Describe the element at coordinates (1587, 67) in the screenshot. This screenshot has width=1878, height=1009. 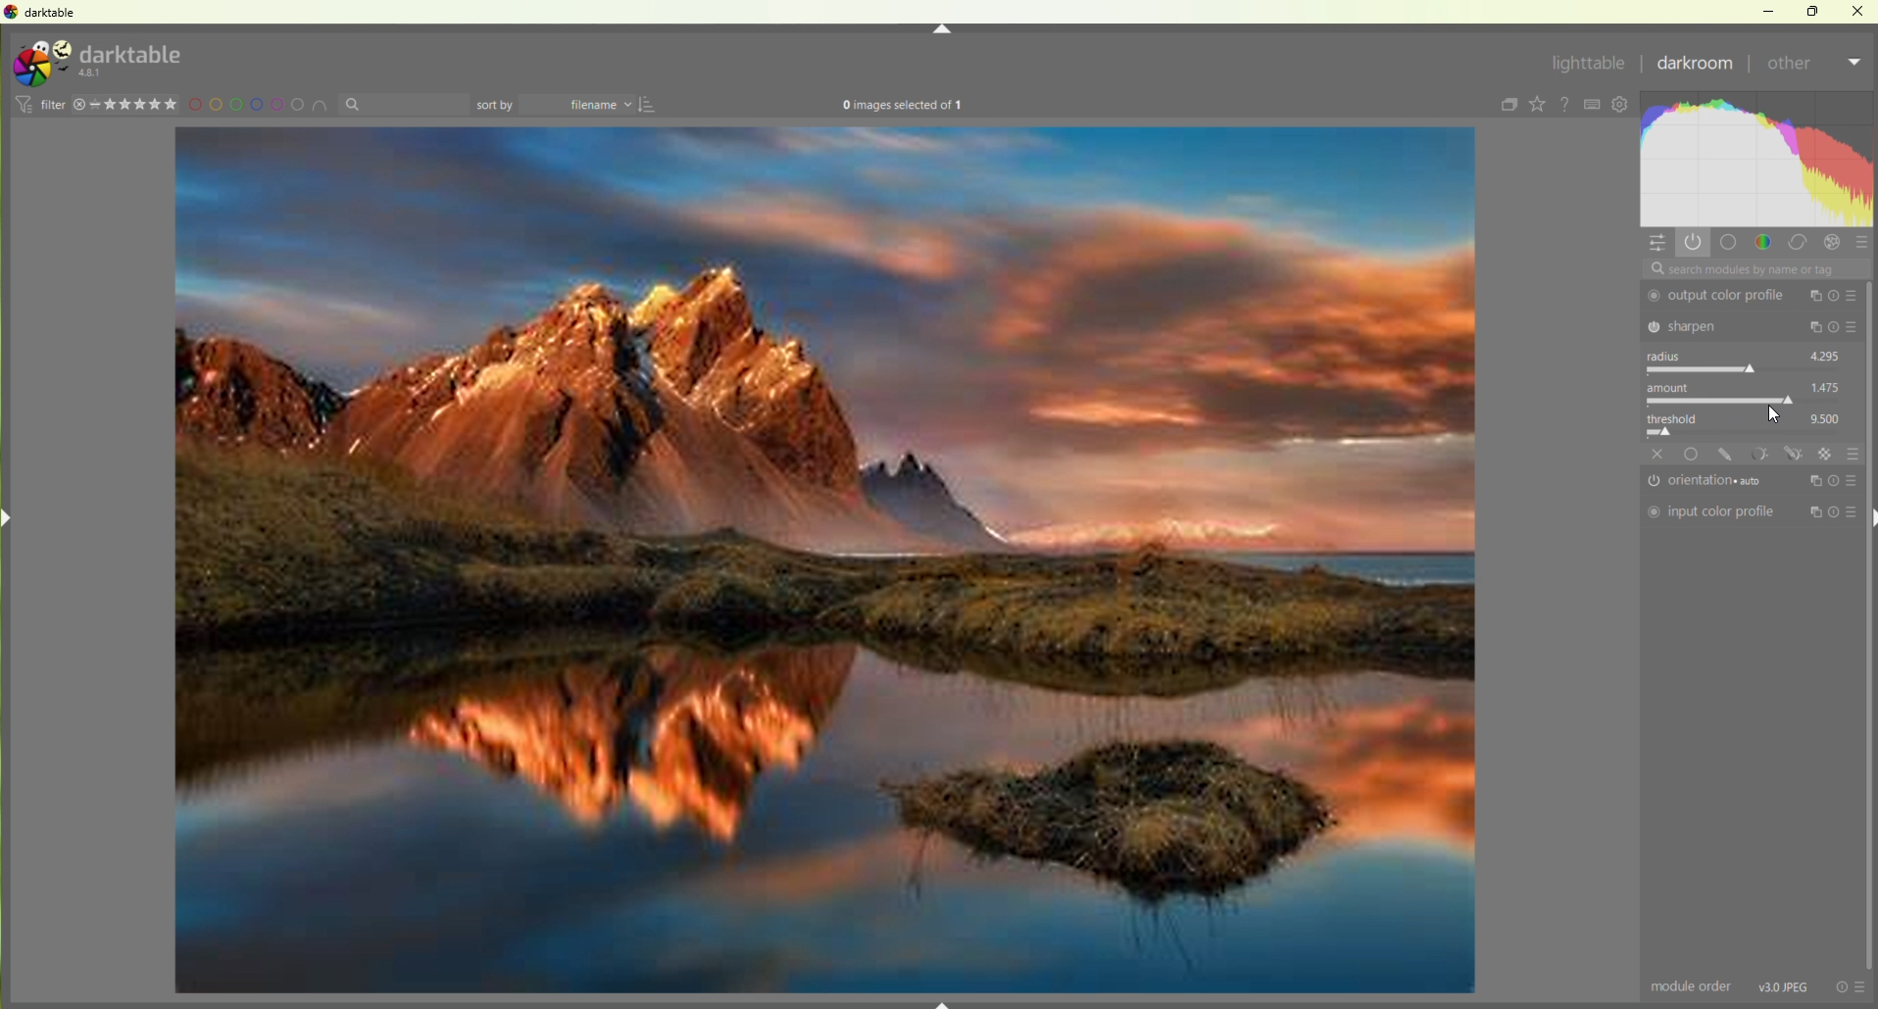
I see `lighttable` at that location.